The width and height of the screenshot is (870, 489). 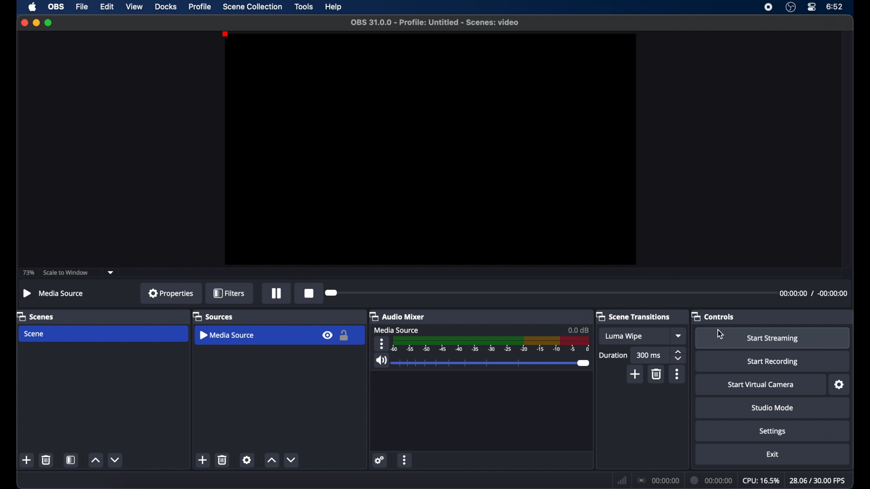 I want to click on audio mixer, so click(x=399, y=316).